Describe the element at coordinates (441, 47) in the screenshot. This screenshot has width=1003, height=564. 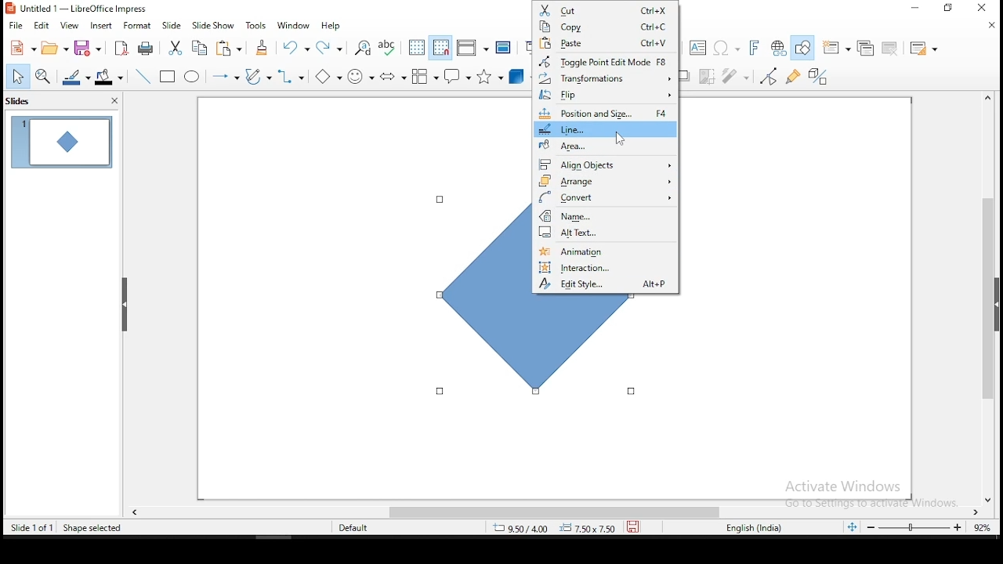
I see `snap to grid` at that location.